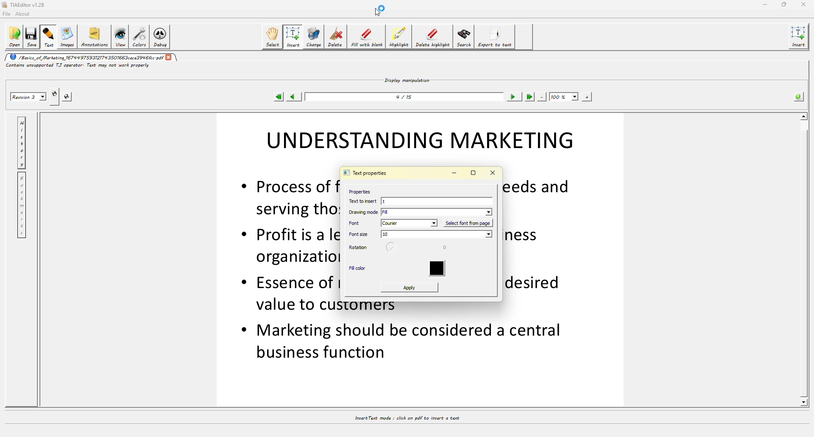 This screenshot has height=437, width=814. I want to click on degree, so click(448, 249).